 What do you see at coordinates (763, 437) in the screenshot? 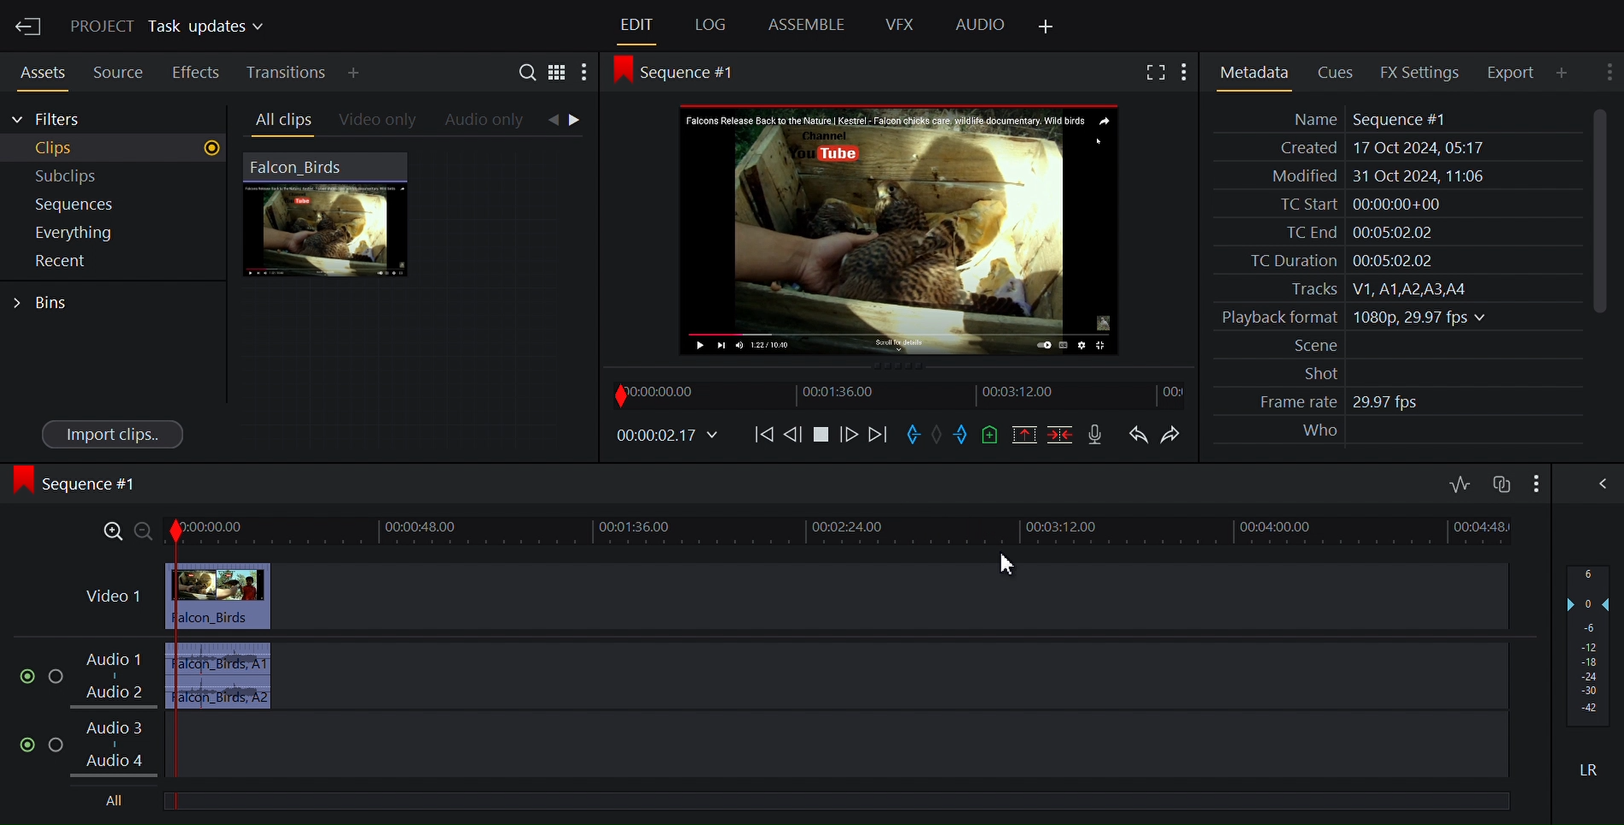
I see `Move backwards` at bounding box center [763, 437].